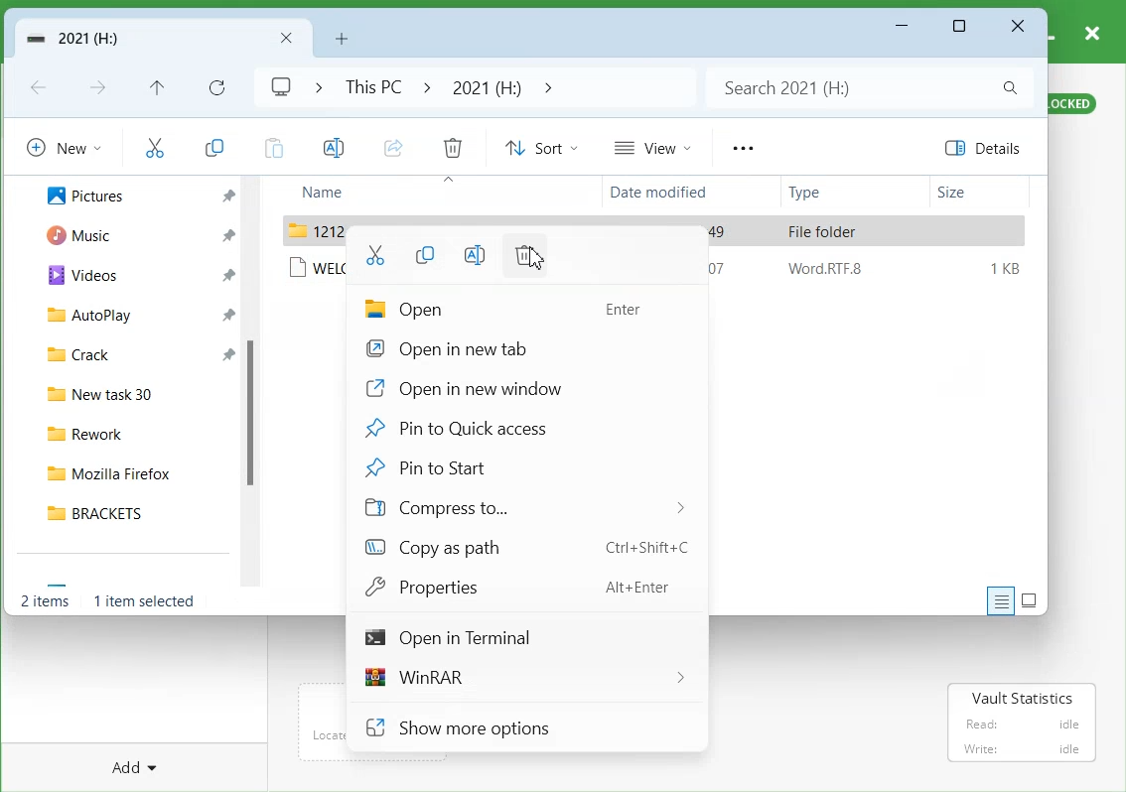 The height and width of the screenshot is (792, 1126). Describe the element at coordinates (453, 147) in the screenshot. I see `Delete` at that location.